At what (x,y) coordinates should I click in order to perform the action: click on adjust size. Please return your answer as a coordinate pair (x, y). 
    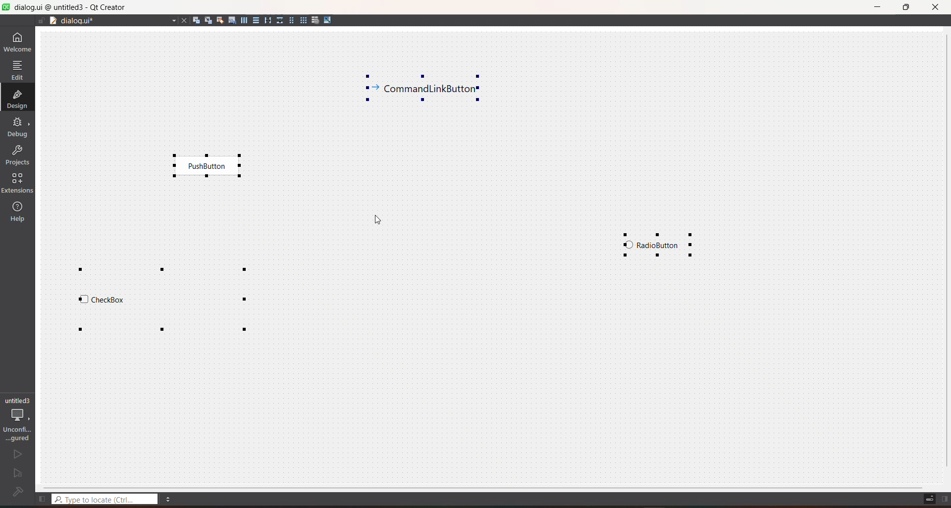
    Looking at the image, I should click on (328, 21).